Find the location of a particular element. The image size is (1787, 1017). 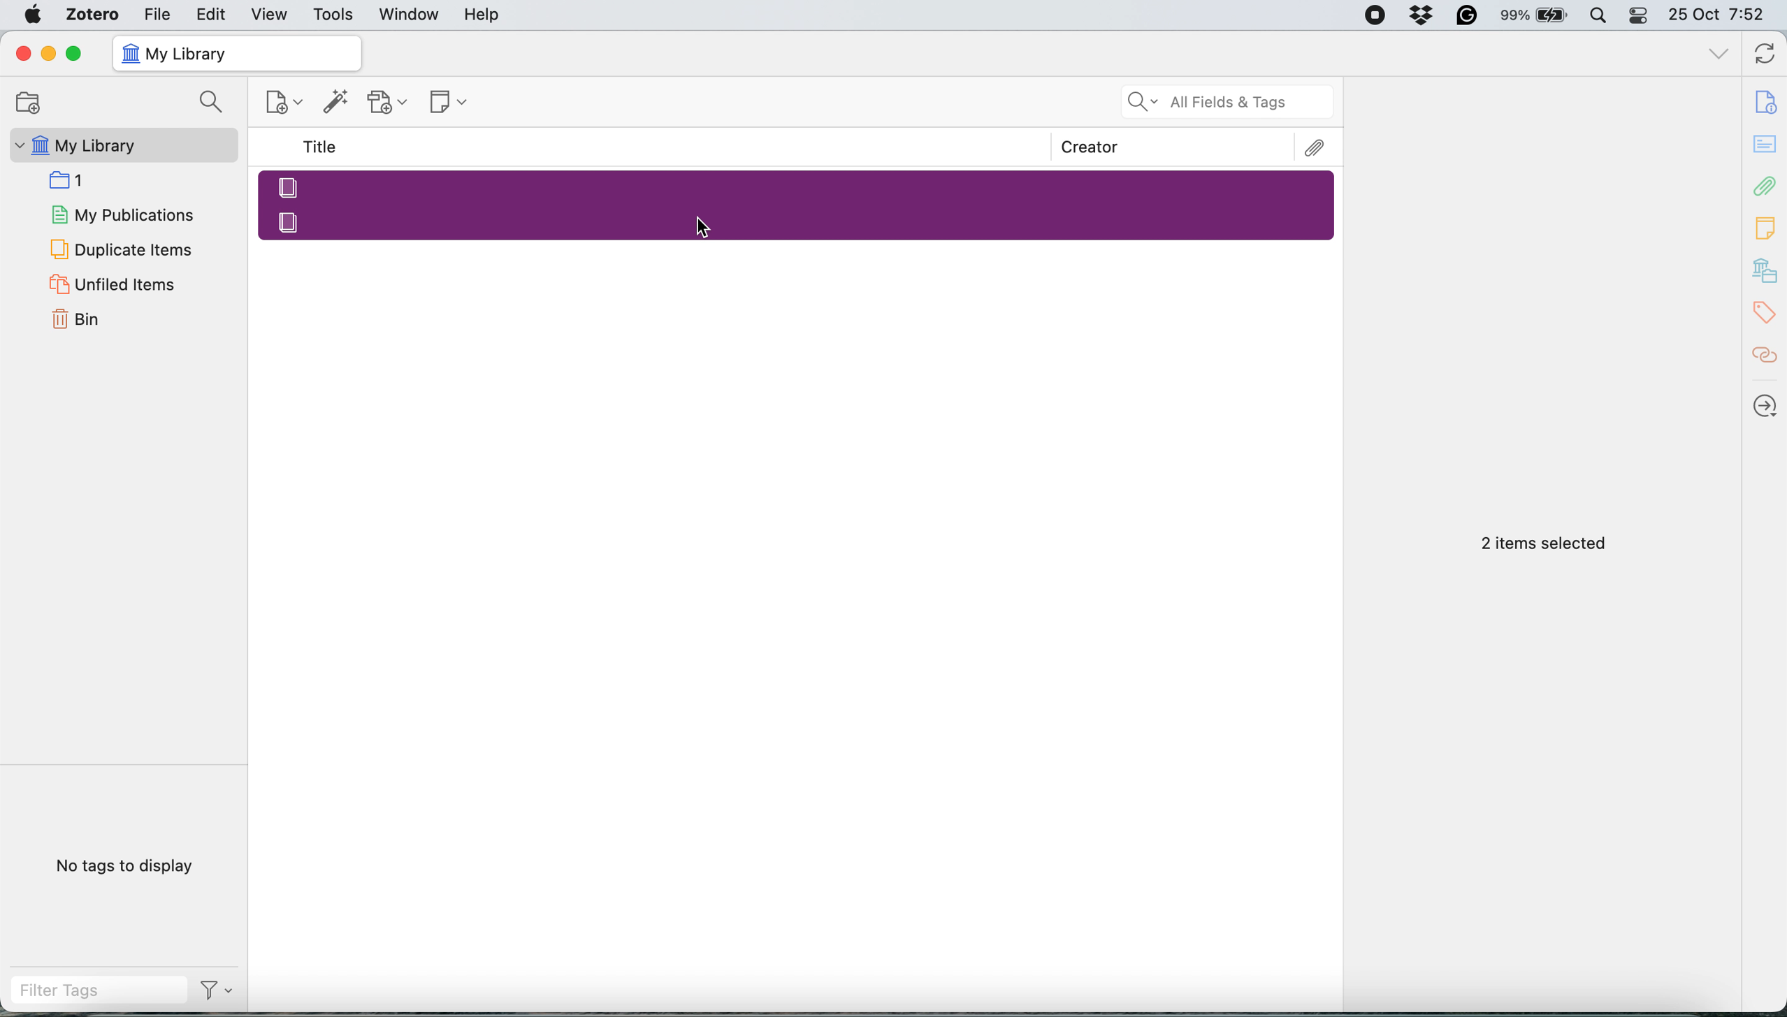

Unfiled Items is located at coordinates (115, 284).